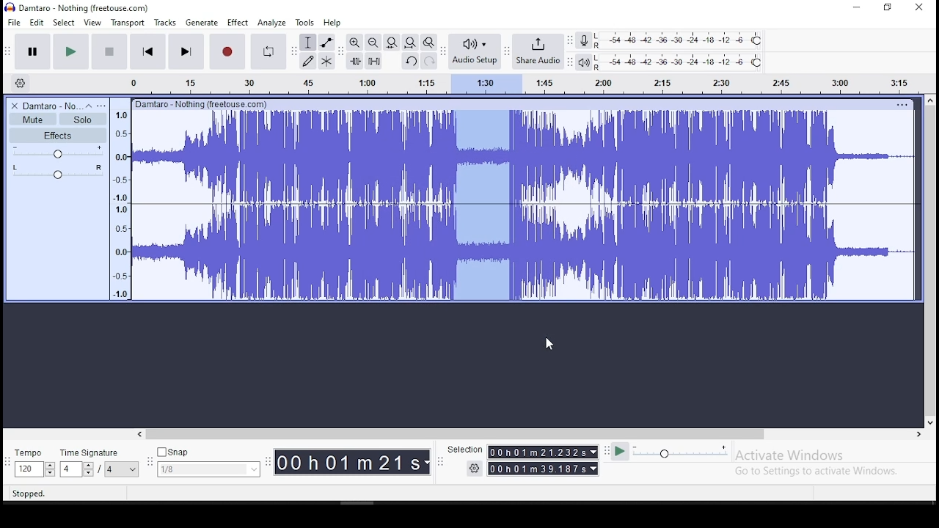 Image resolution: width=939 pixels, height=528 pixels. Describe the element at coordinates (268, 461) in the screenshot. I see `` at that location.